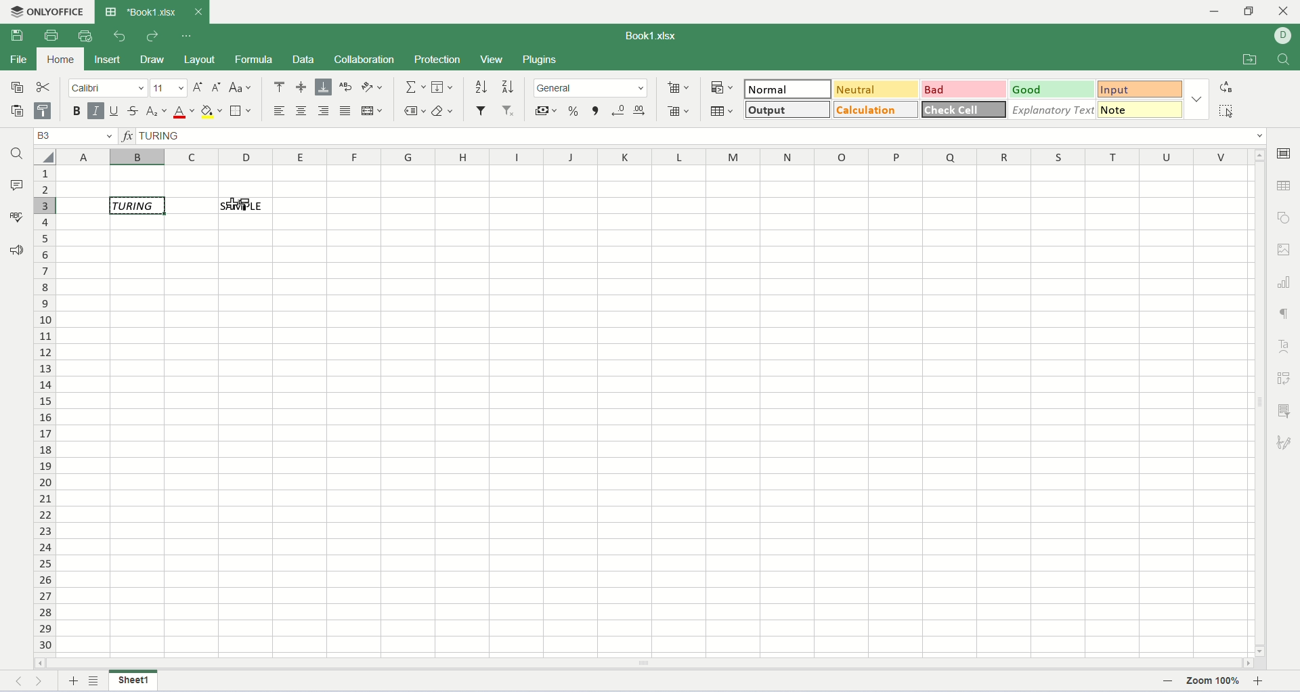 This screenshot has width=1300, height=692. I want to click on close, so click(197, 12).